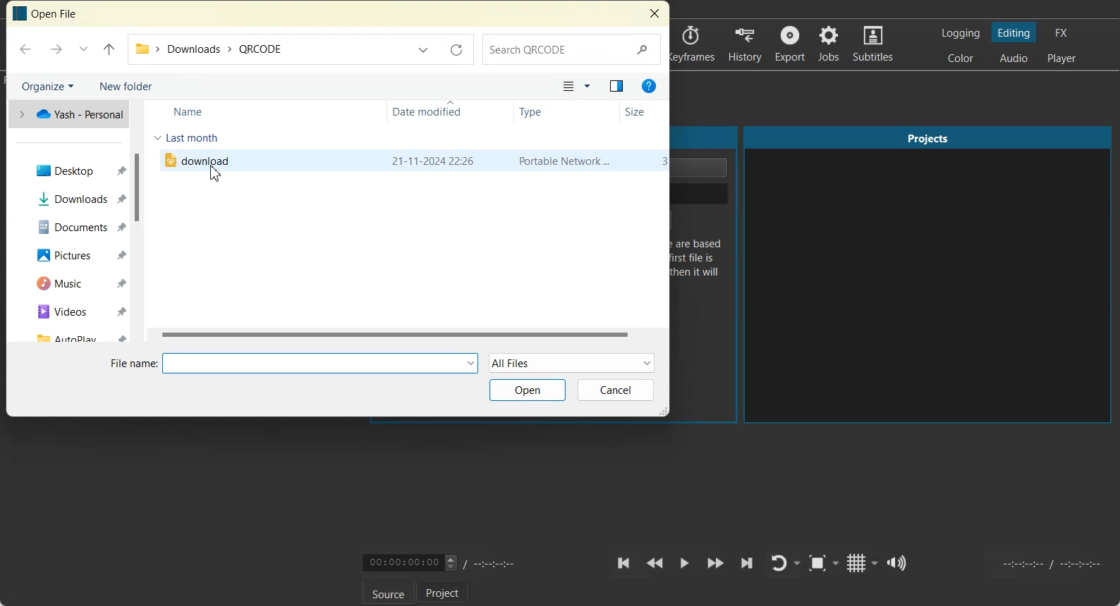 The image size is (1120, 606). Describe the element at coordinates (191, 110) in the screenshot. I see `Name` at that location.